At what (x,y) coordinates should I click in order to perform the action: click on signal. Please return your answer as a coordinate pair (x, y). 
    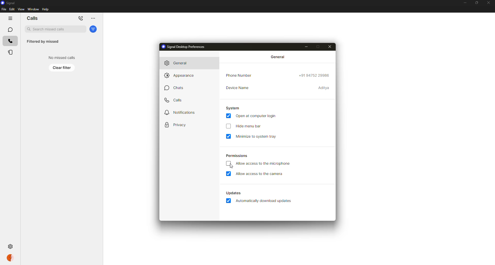
    Looking at the image, I should click on (9, 3).